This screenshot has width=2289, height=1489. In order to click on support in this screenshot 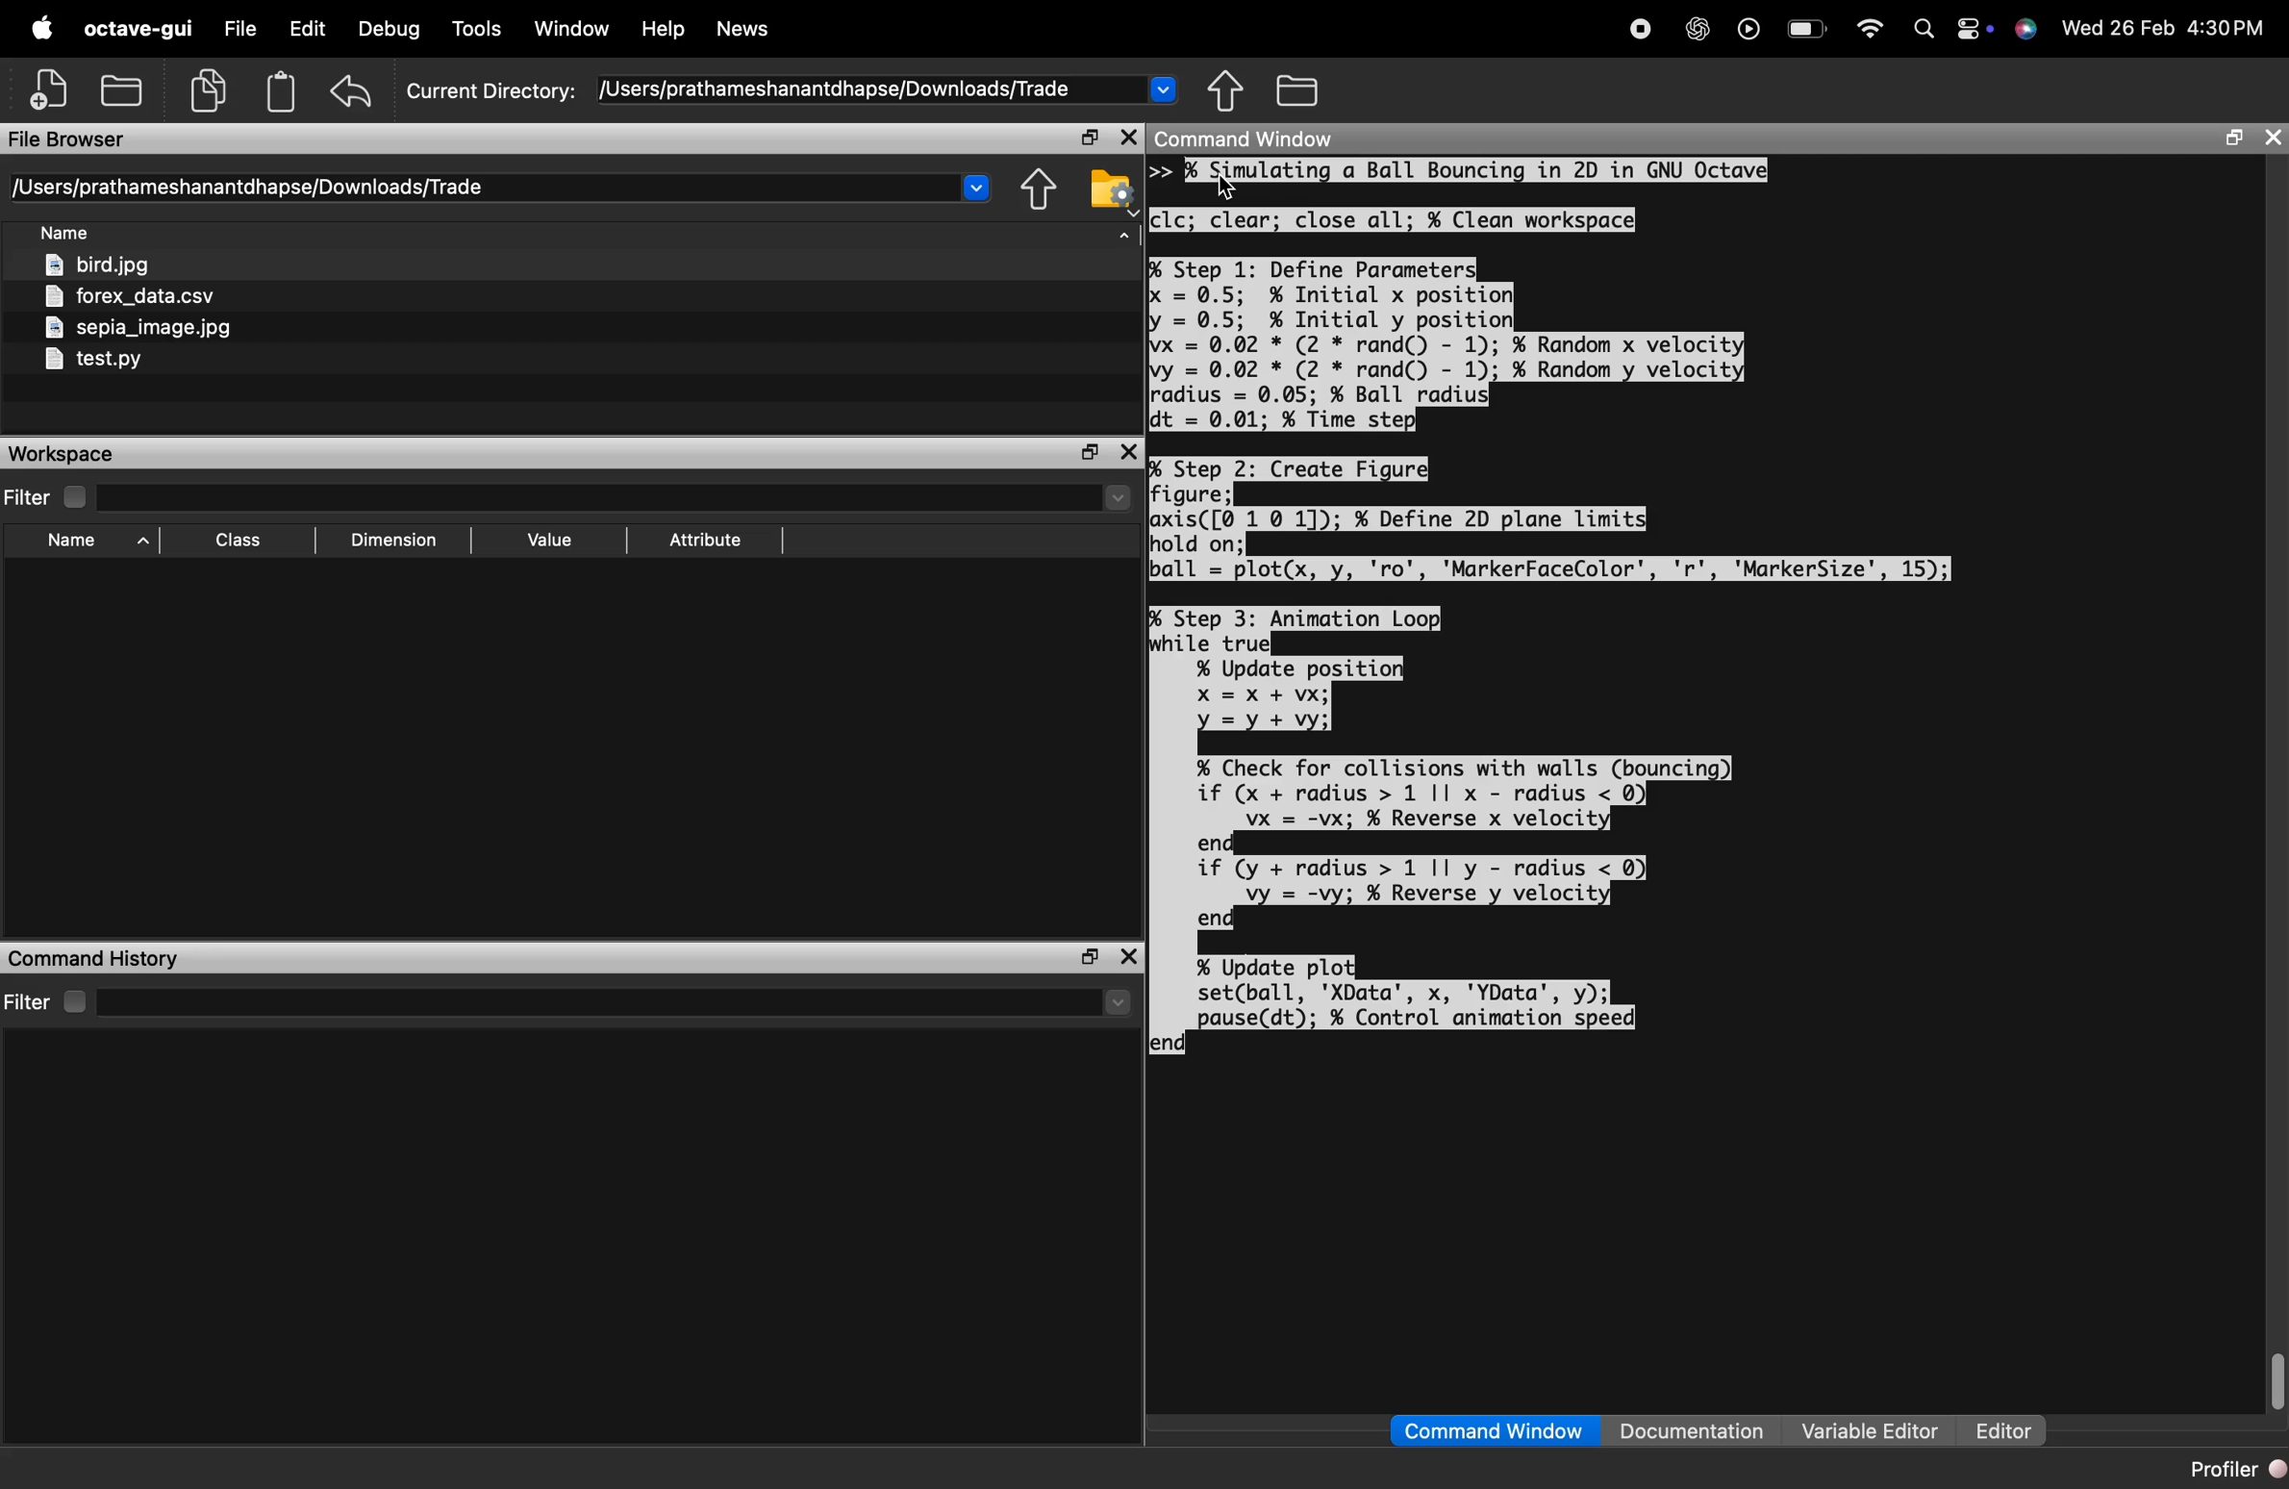, I will do `click(2026, 31)`.